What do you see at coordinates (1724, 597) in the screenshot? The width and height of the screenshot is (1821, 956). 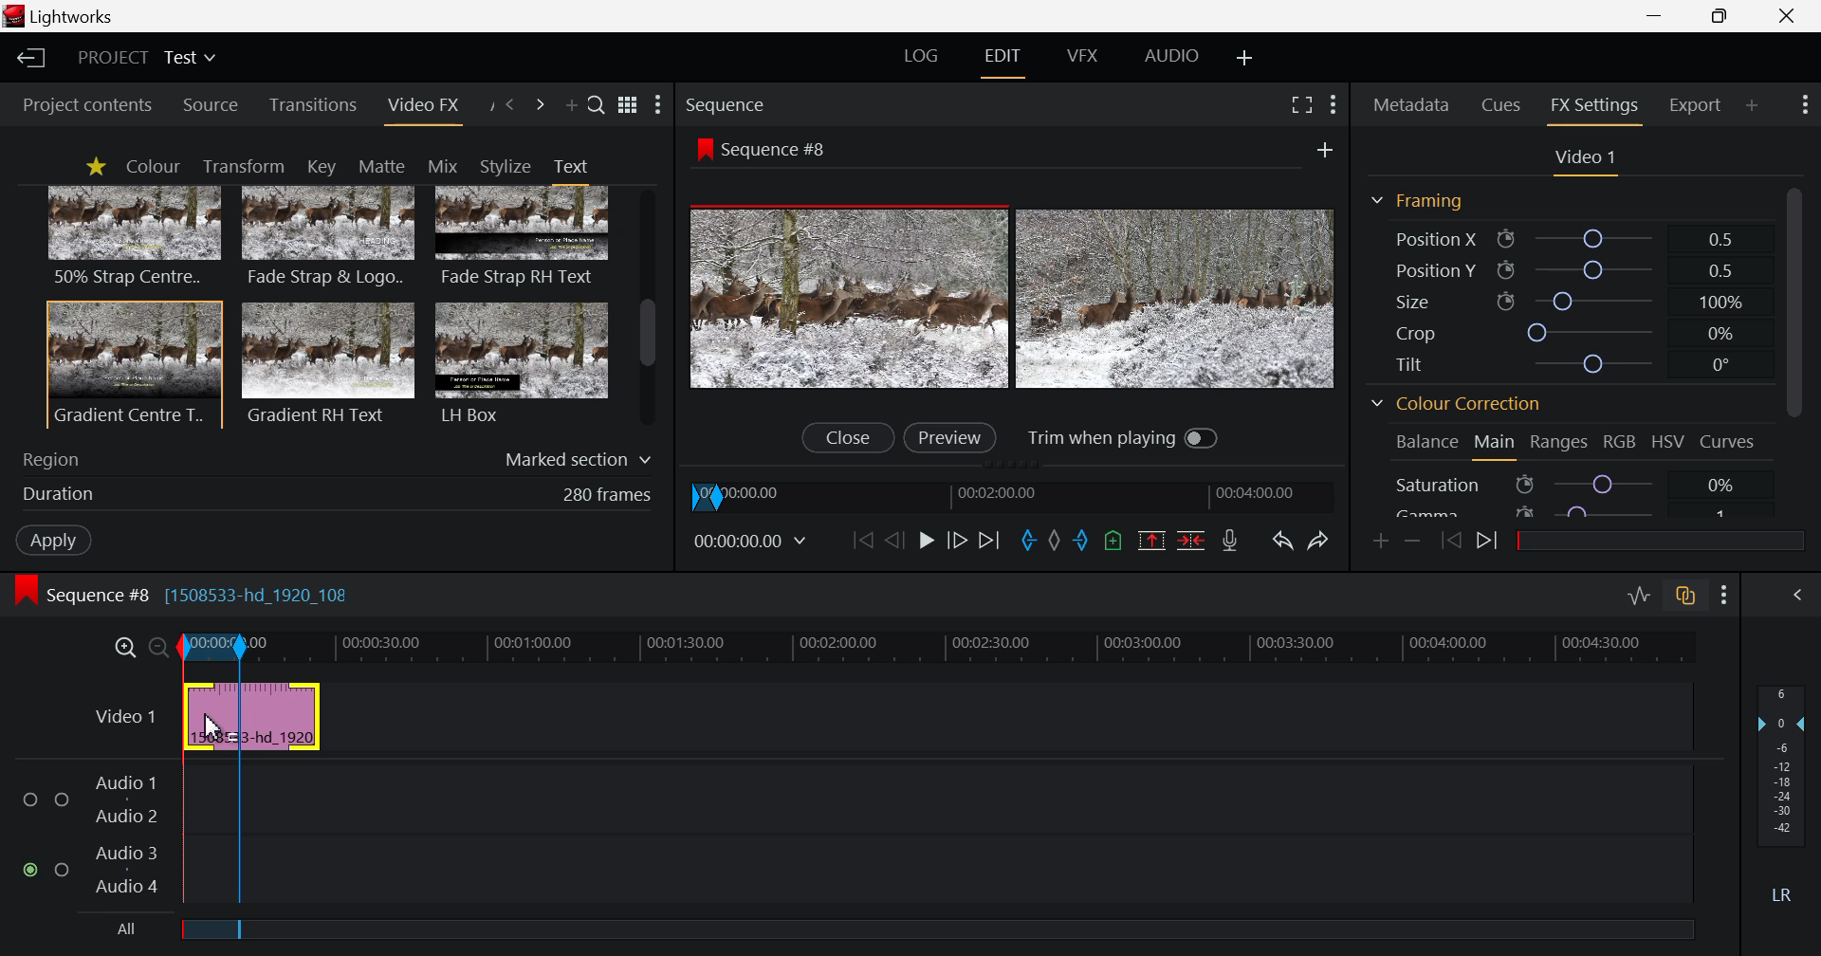 I see `Settings` at bounding box center [1724, 597].